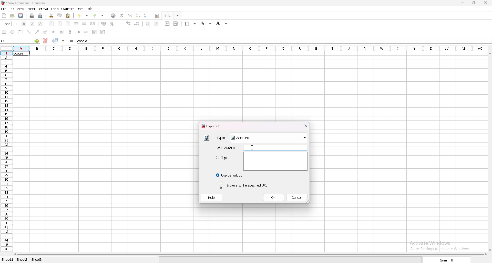 The image size is (492, 263). What do you see at coordinates (7, 260) in the screenshot?
I see `Sheet 1` at bounding box center [7, 260].